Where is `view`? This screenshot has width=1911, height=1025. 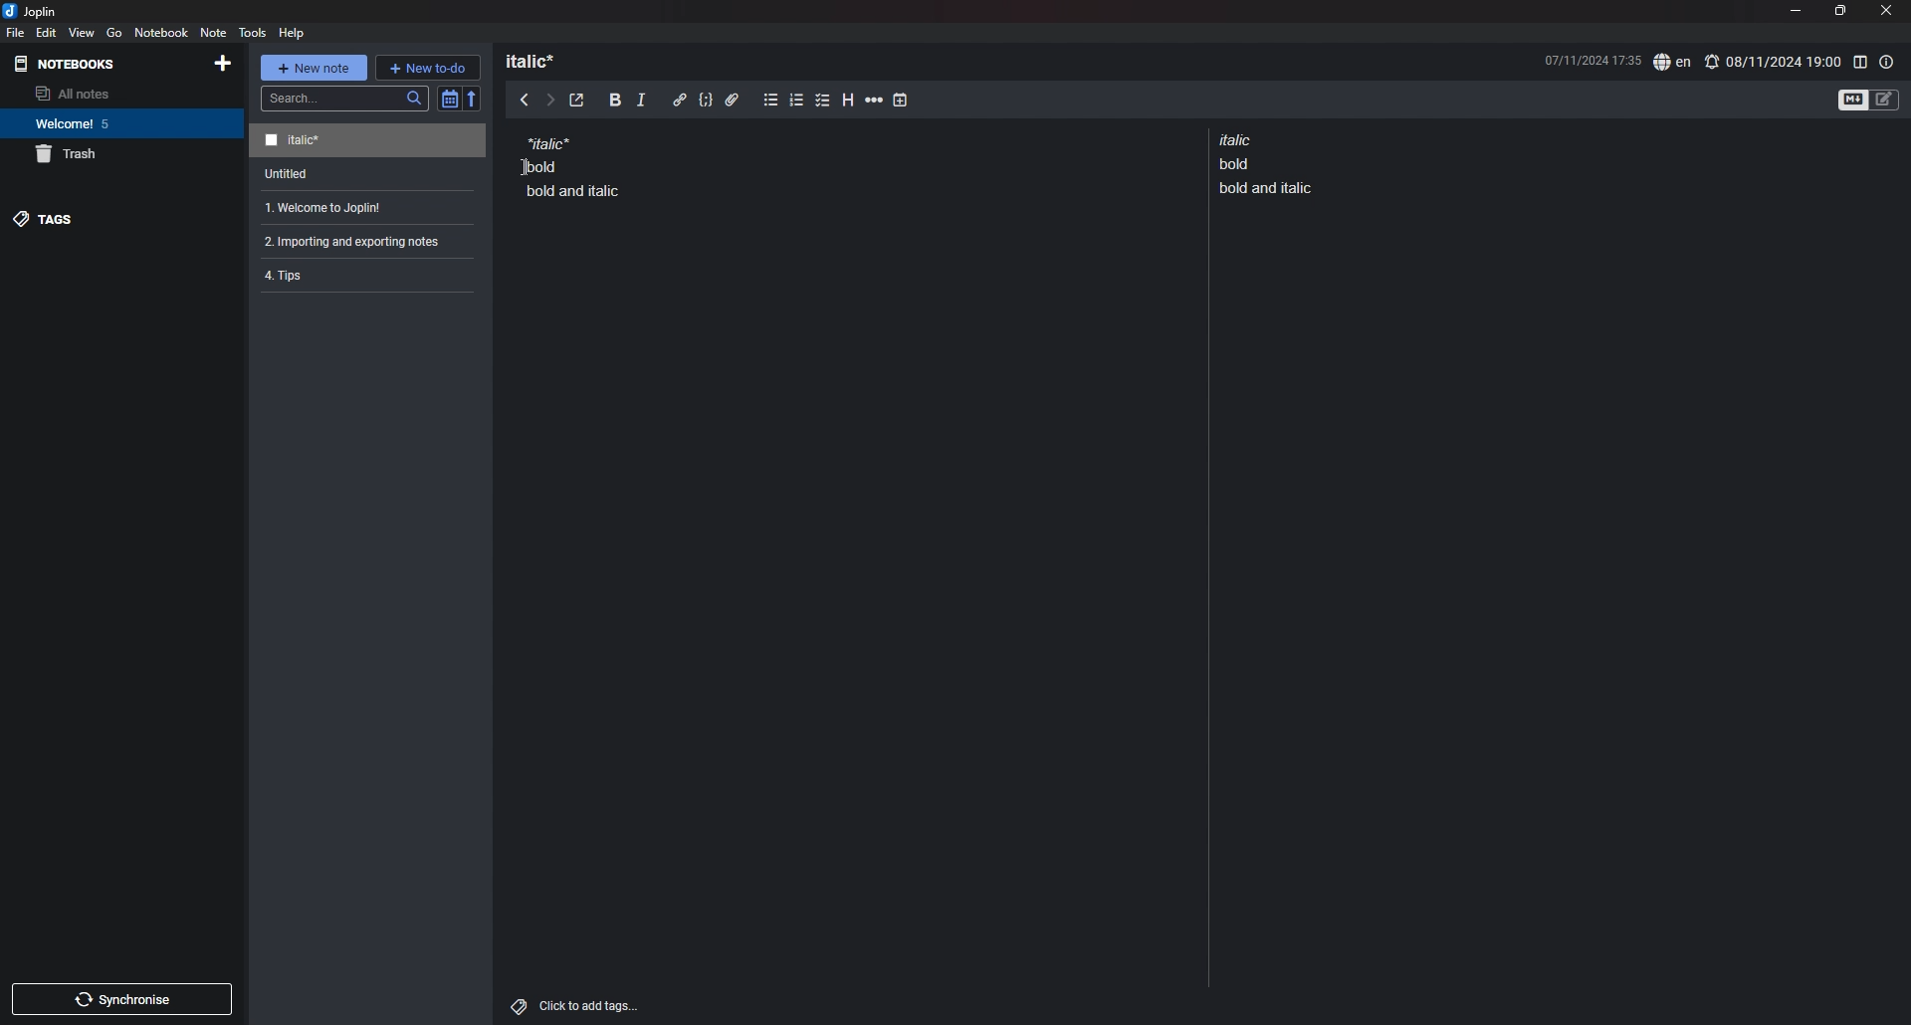
view is located at coordinates (83, 32).